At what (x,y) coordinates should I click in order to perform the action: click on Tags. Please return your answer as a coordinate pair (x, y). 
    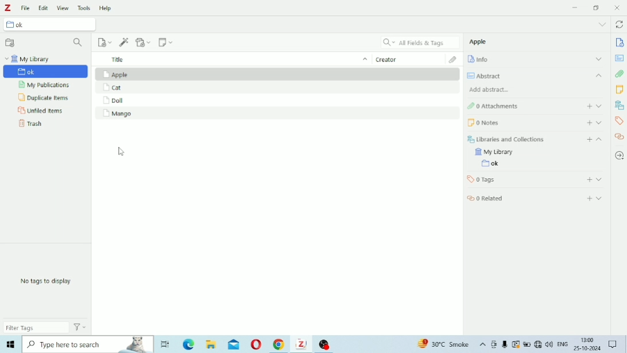
    Looking at the image, I should click on (481, 179).